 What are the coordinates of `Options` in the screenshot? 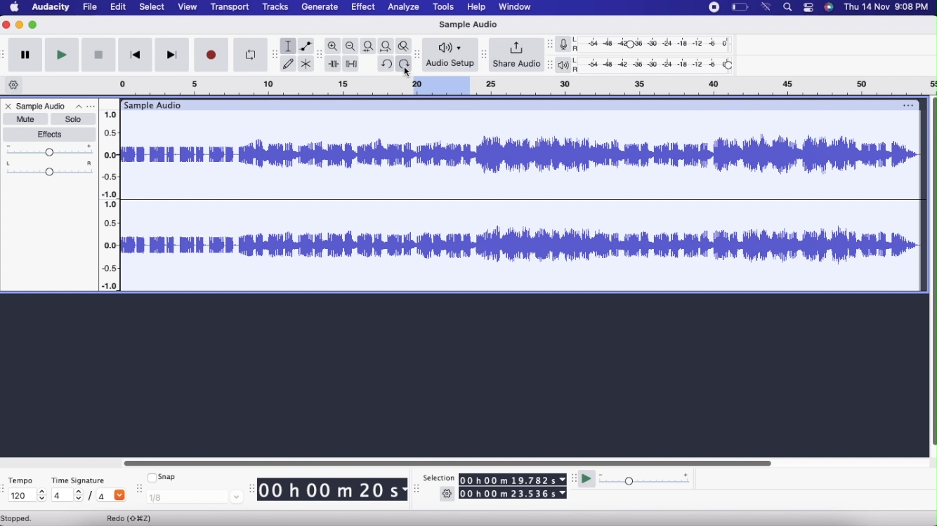 It's located at (85, 107).